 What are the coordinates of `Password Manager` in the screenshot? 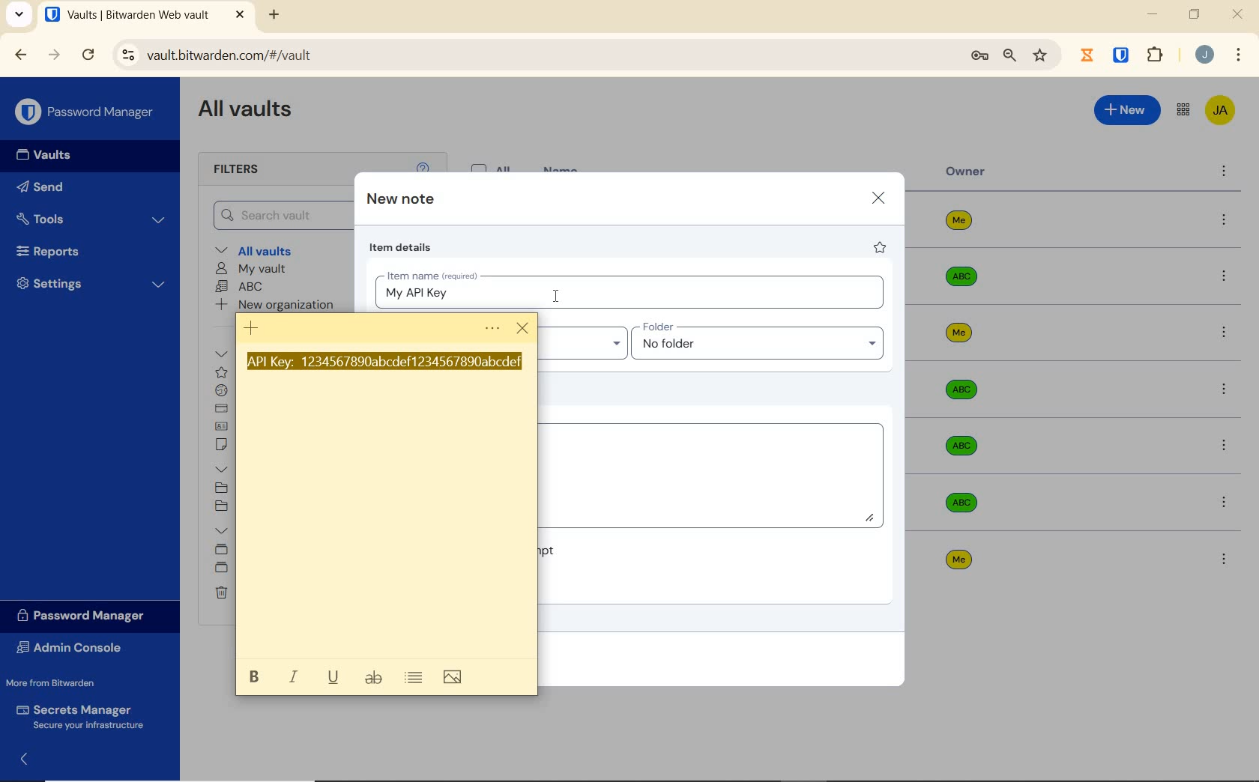 It's located at (85, 615).